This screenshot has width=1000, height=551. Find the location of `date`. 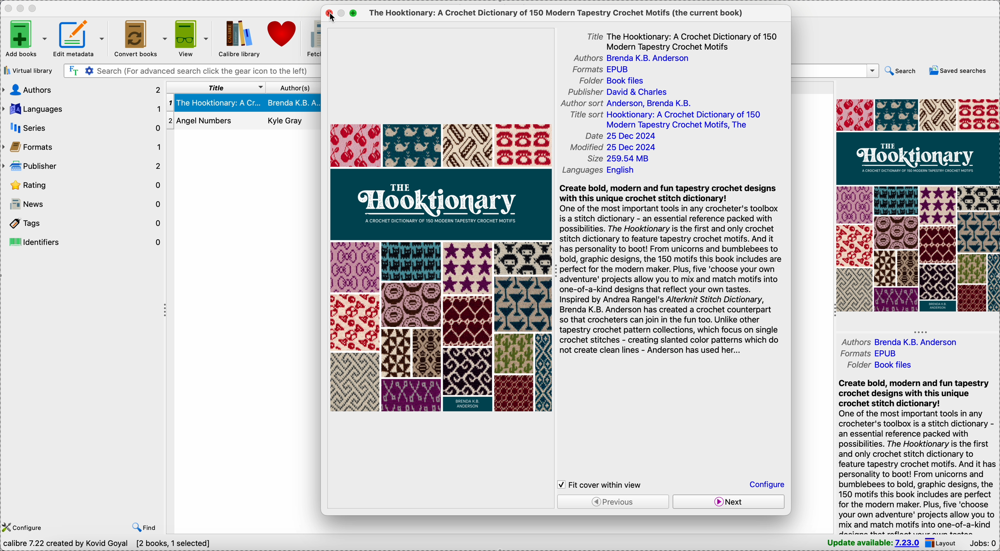

date is located at coordinates (622, 136).